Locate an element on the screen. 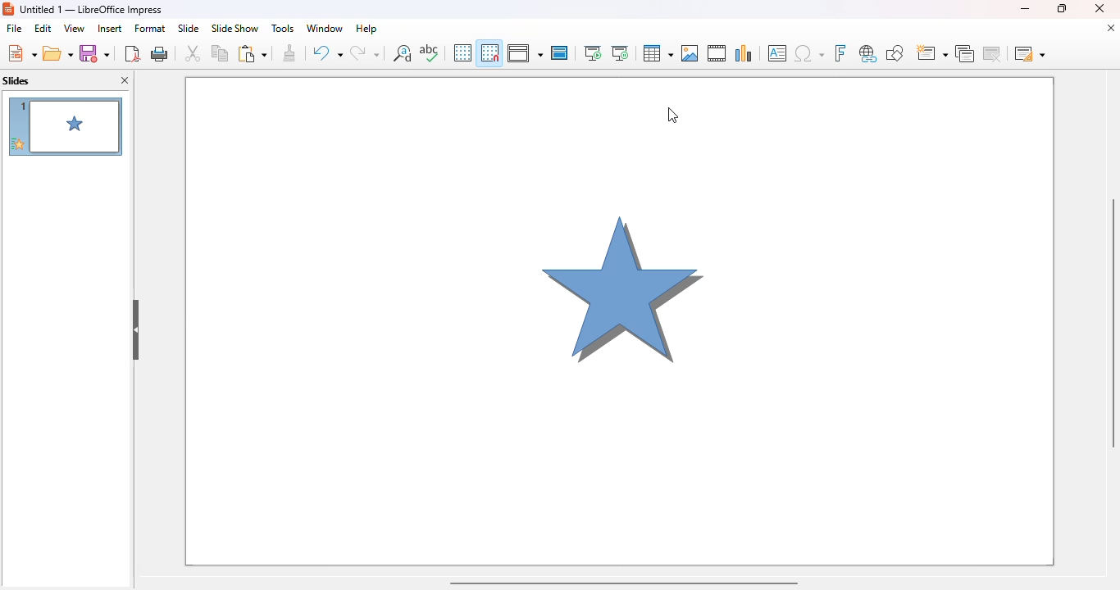 The height and width of the screenshot is (590, 1120). undo is located at coordinates (326, 53).